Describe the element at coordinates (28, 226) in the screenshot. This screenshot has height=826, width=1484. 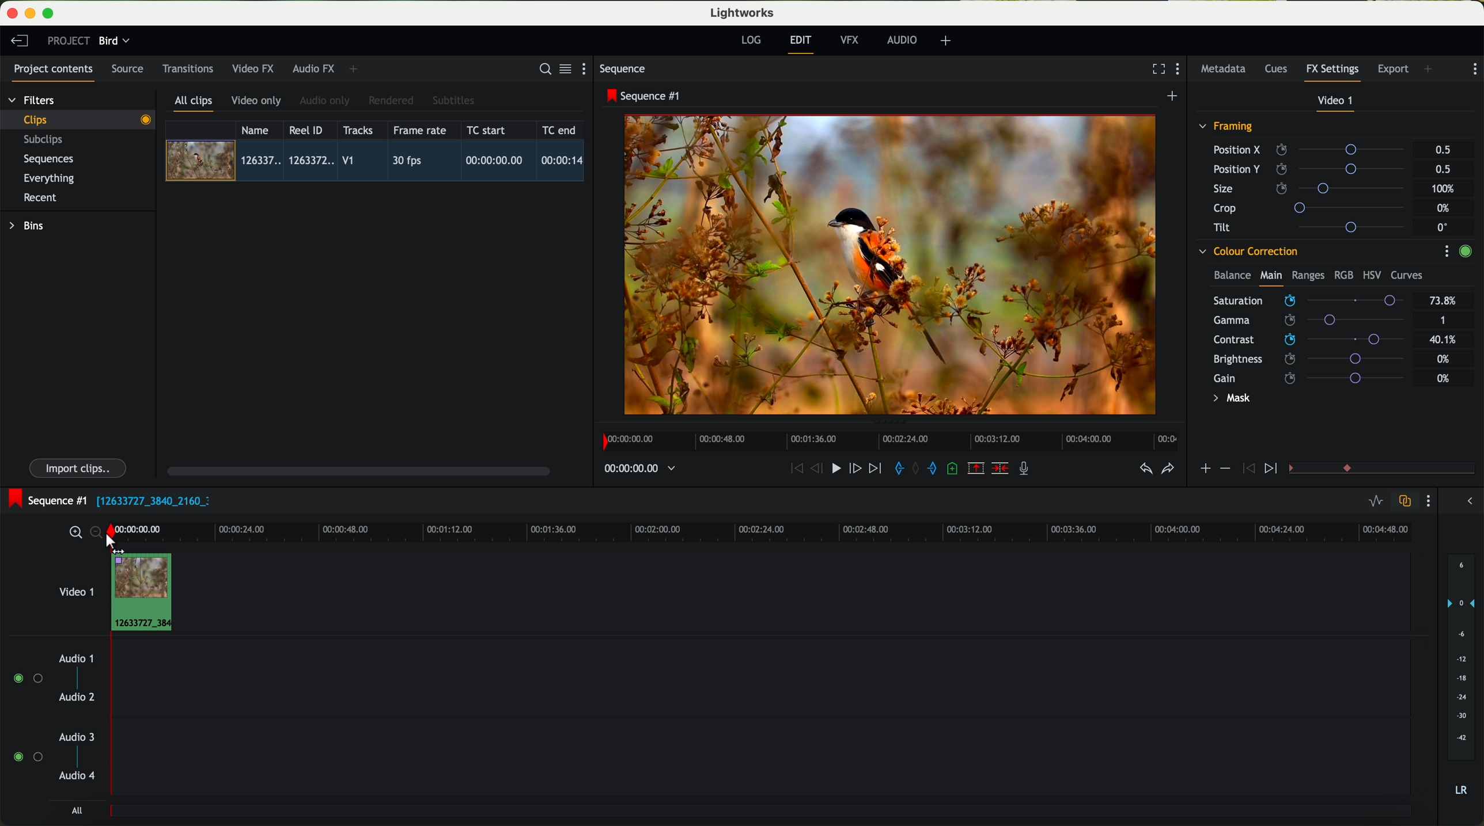
I see `bins` at that location.